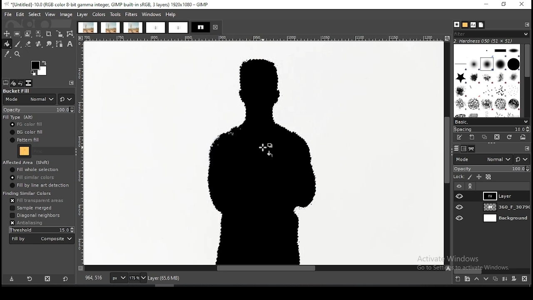  Describe the element at coordinates (261, 161) in the screenshot. I see `selected region` at that location.